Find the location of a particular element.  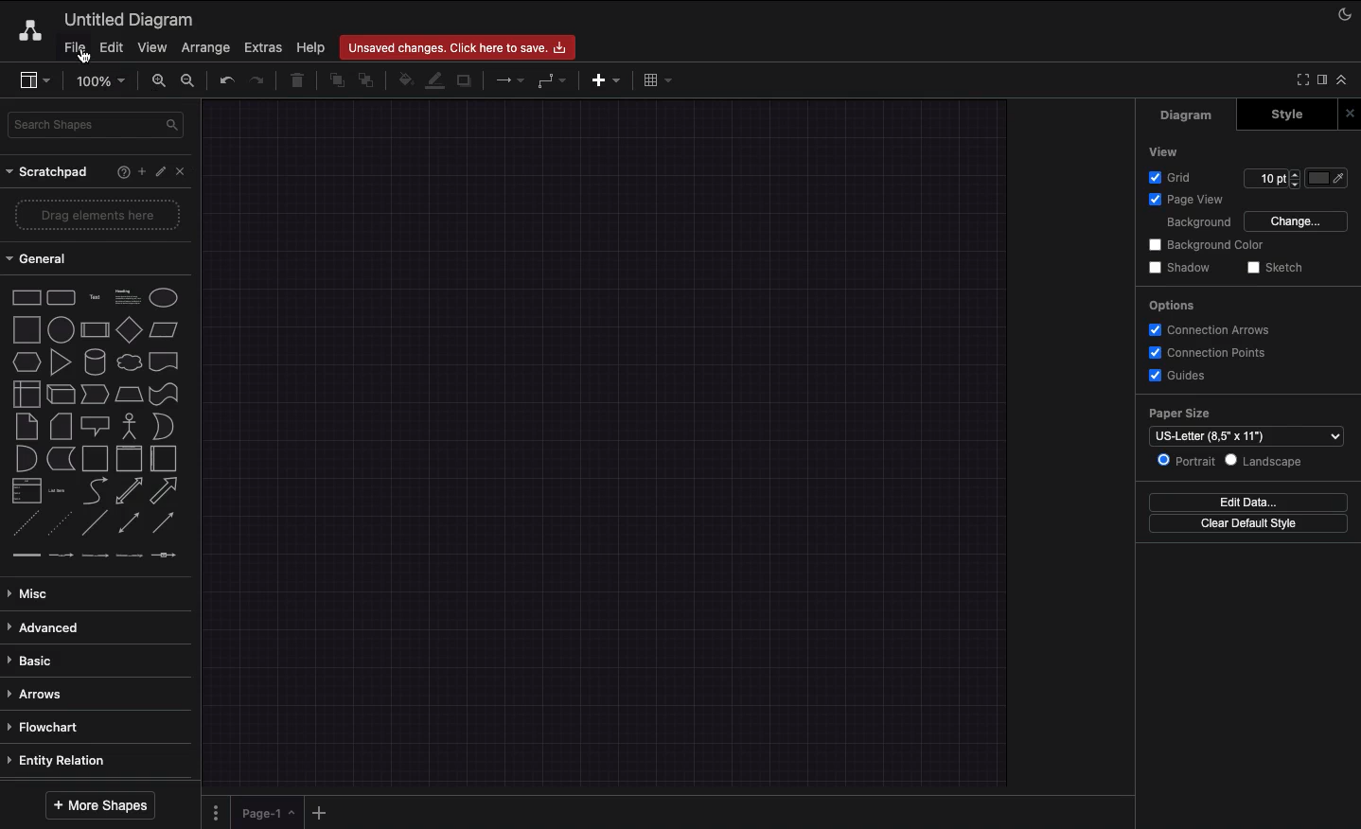

Connection  is located at coordinates (510, 80).